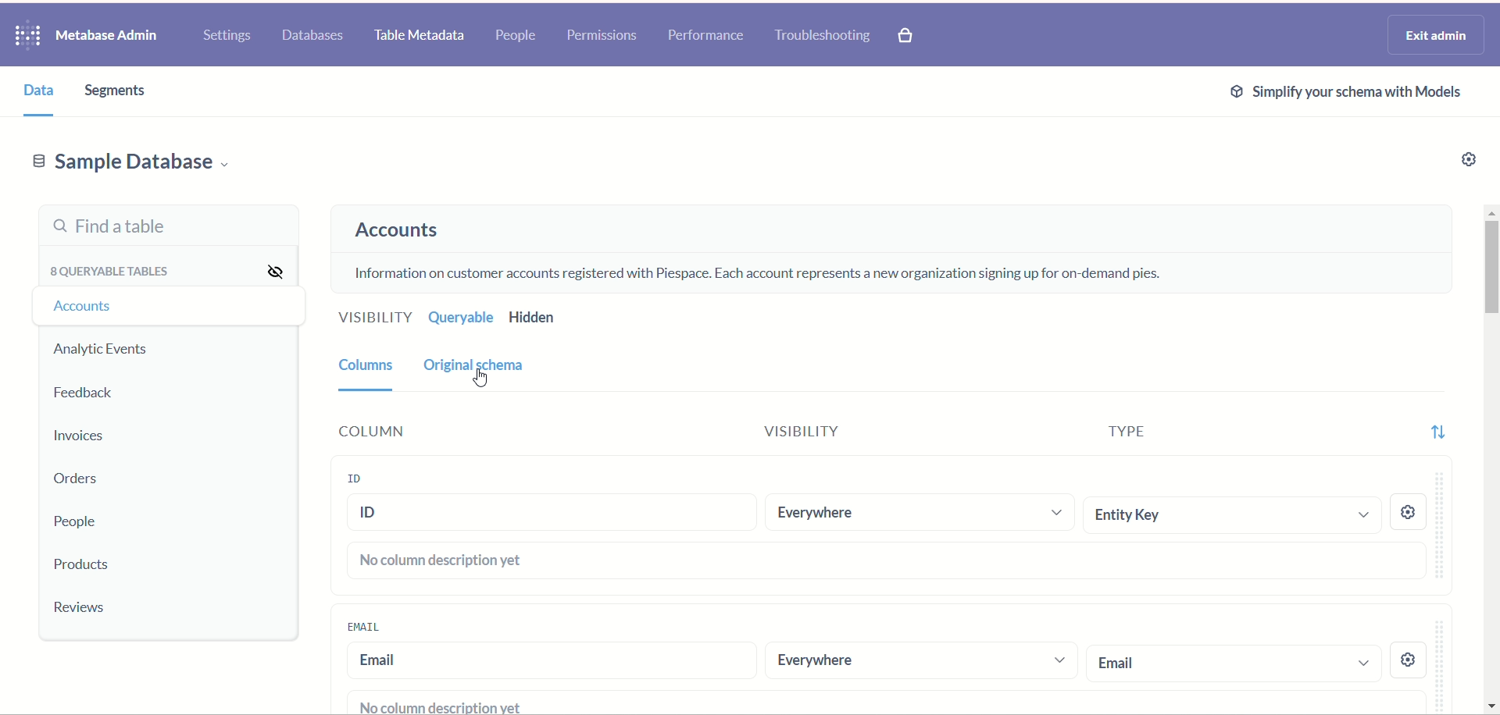  What do you see at coordinates (1466, 158) in the screenshot?
I see `settings` at bounding box center [1466, 158].